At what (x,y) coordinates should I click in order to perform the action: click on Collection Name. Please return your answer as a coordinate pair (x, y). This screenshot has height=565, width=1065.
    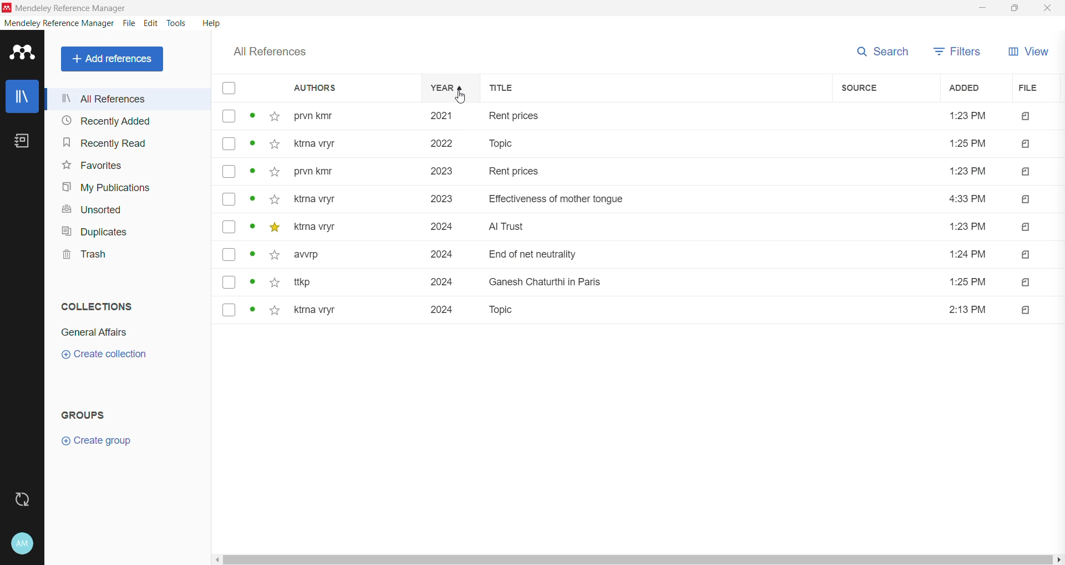
    Looking at the image, I should click on (92, 333).